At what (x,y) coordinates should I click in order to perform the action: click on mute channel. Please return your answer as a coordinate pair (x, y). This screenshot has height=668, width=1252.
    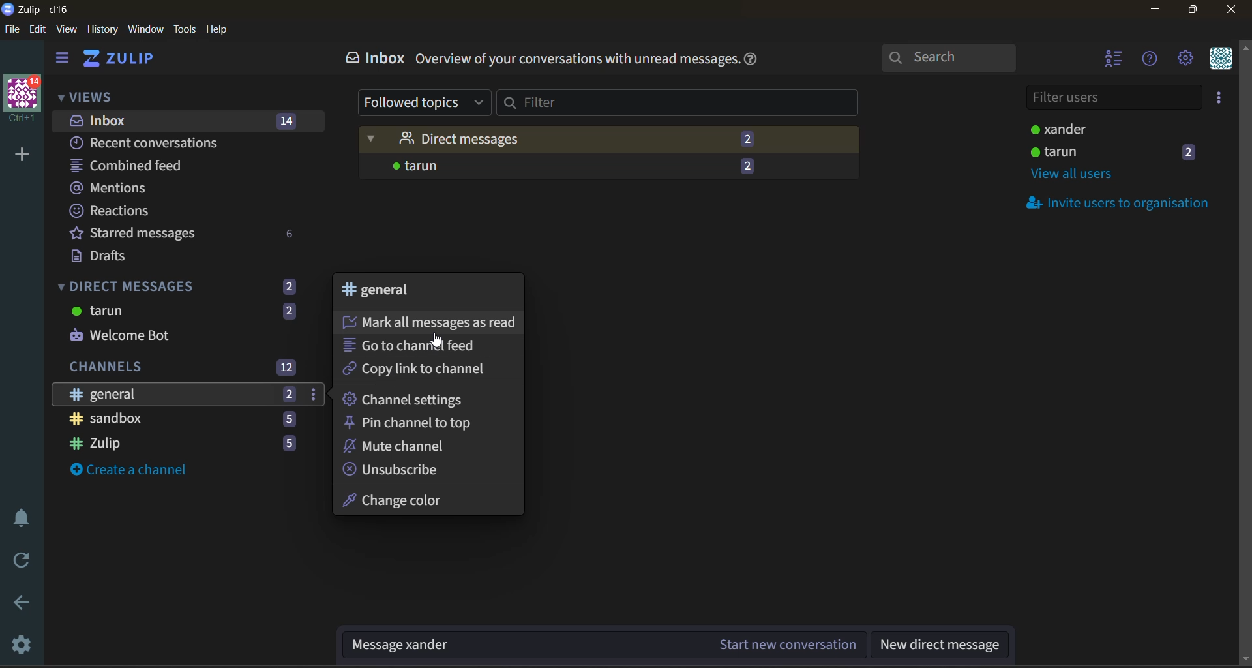
    Looking at the image, I should click on (411, 447).